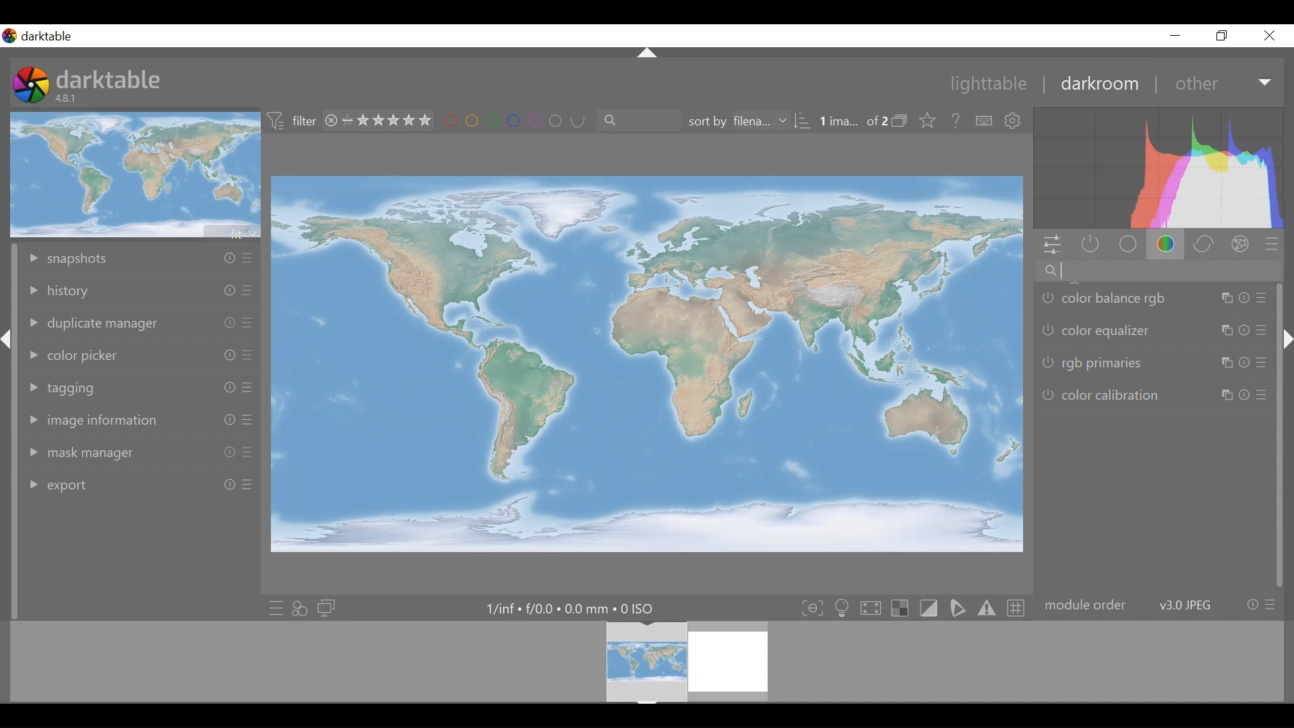 Image resolution: width=1294 pixels, height=728 pixels. What do you see at coordinates (139, 422) in the screenshot?
I see `image information` at bounding box center [139, 422].